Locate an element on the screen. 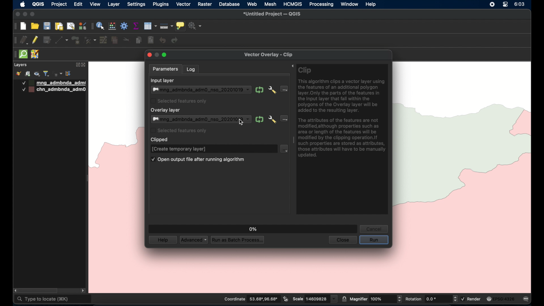 This screenshot has height=306, width=544. run as batch process is located at coordinates (237, 239).